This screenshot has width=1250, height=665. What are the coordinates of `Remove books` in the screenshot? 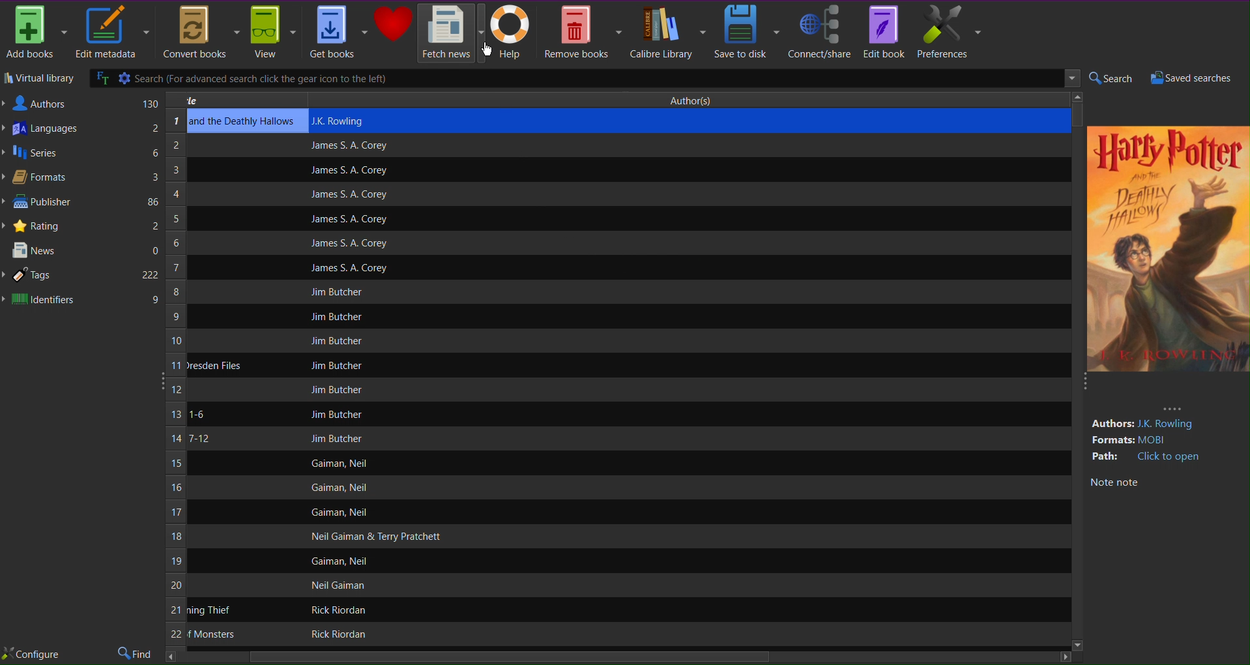 It's located at (583, 31).